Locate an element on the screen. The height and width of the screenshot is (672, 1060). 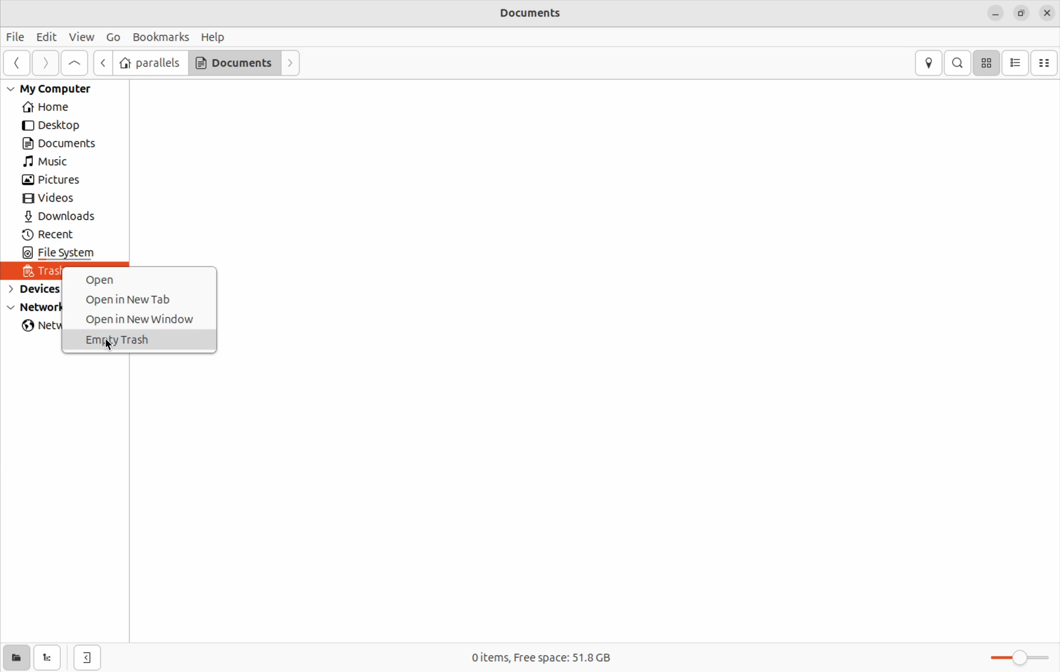
next is located at coordinates (102, 62).